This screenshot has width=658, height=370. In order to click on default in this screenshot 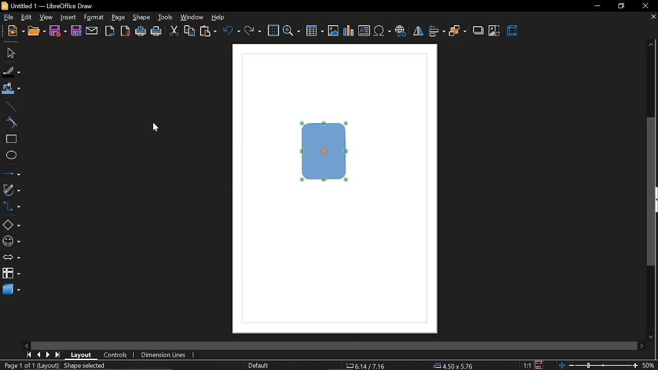, I will do `click(259, 365)`.